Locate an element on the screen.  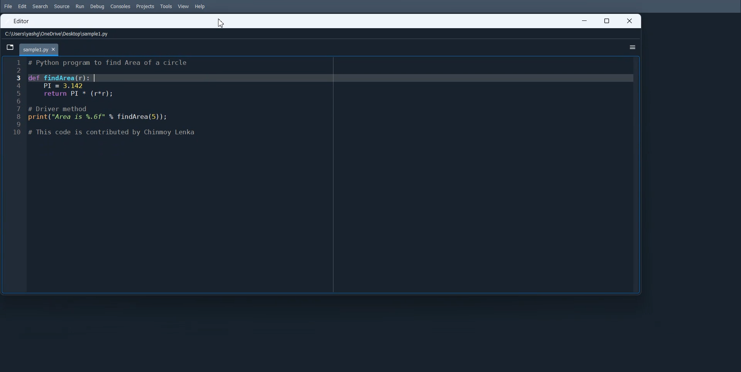
Debug is located at coordinates (97, 7).